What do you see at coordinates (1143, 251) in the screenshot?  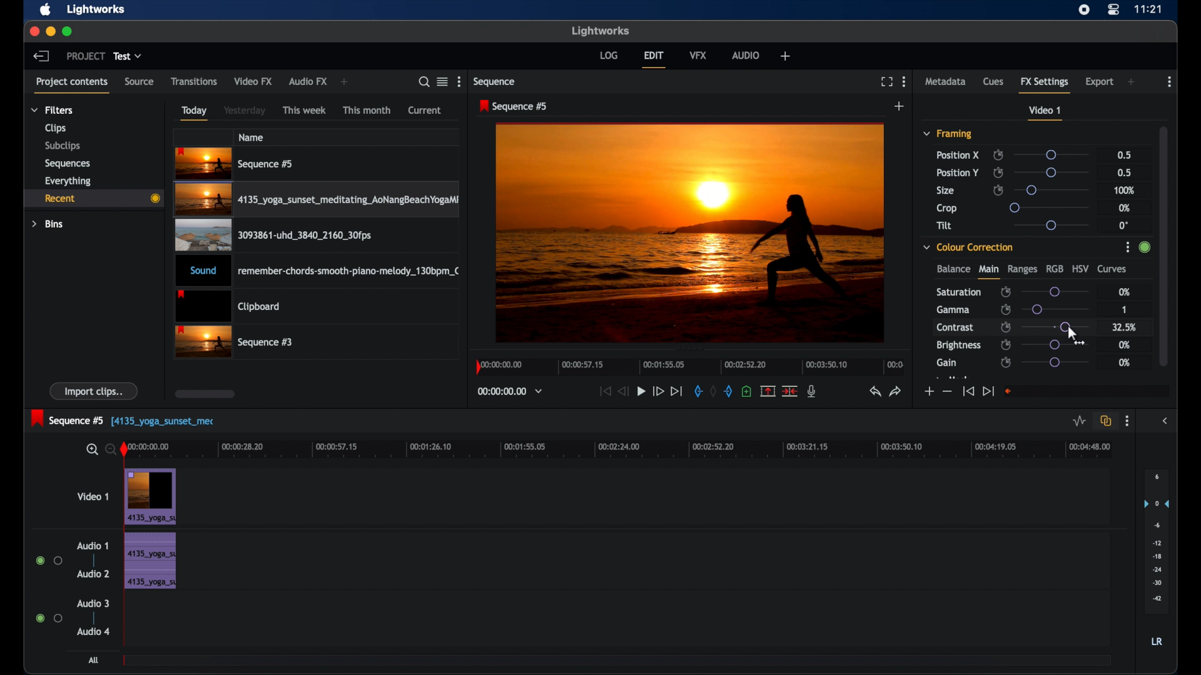 I see `slider change` at bounding box center [1143, 251].